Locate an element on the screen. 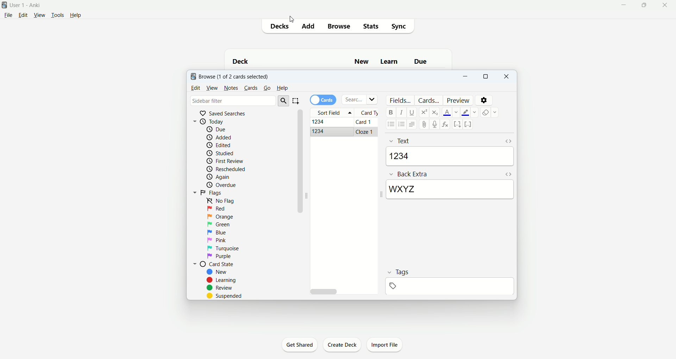 This screenshot has width=676, height=359. attachment is located at coordinates (425, 125).